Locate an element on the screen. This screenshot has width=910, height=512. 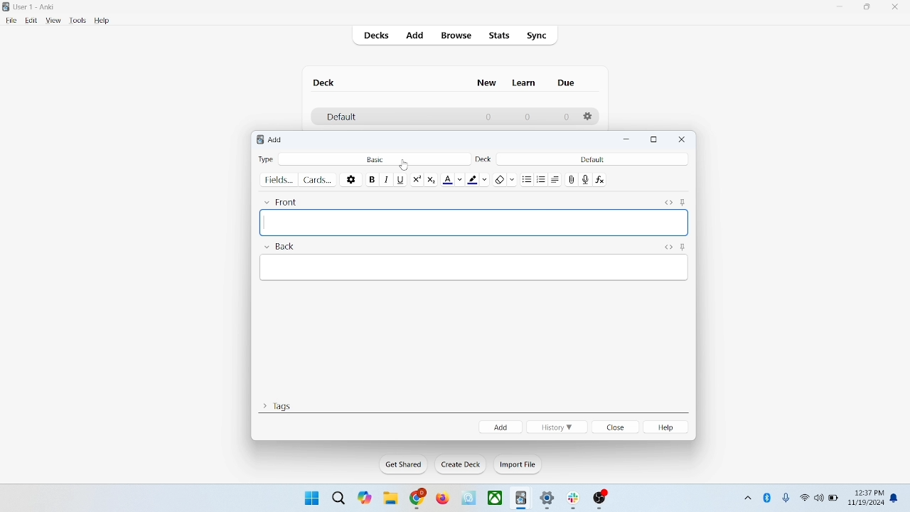
underline is located at coordinates (400, 180).